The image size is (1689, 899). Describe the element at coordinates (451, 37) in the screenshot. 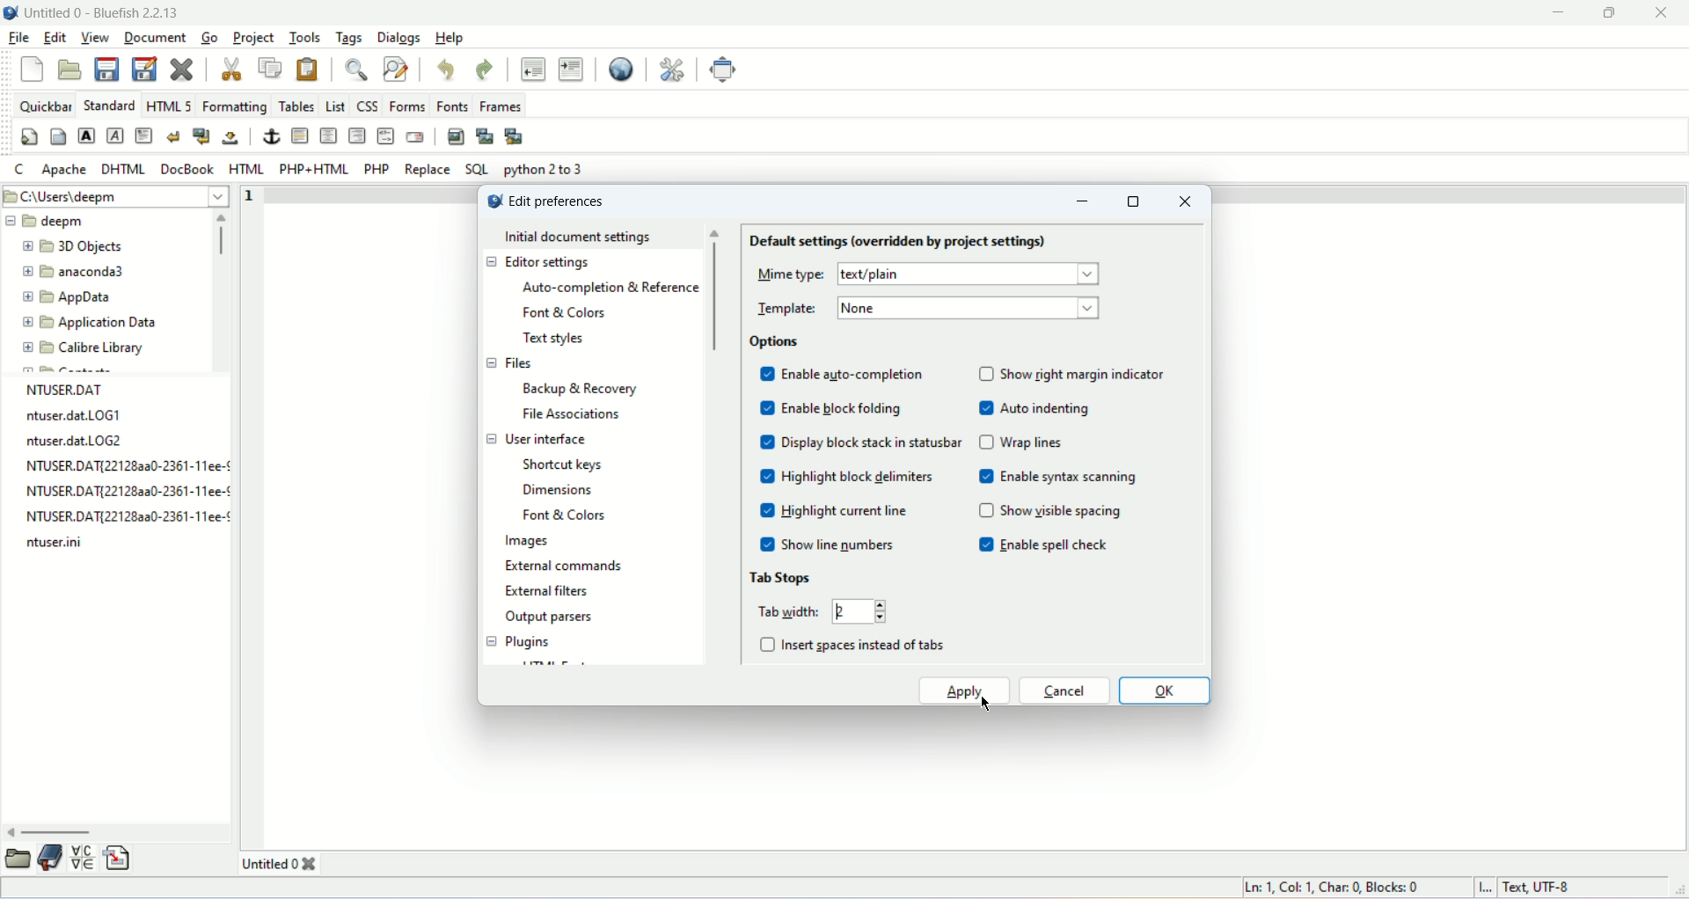

I see `help` at that location.